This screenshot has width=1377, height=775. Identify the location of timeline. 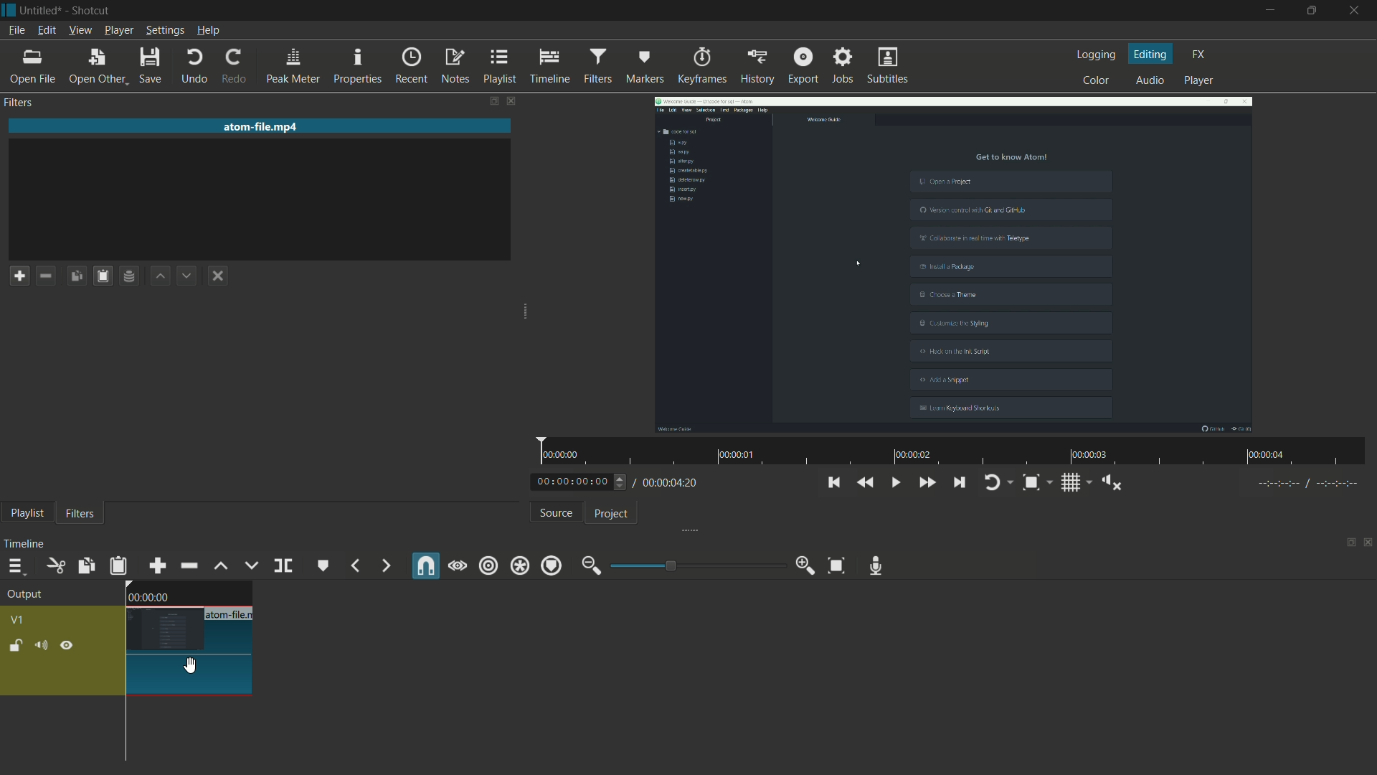
(549, 65).